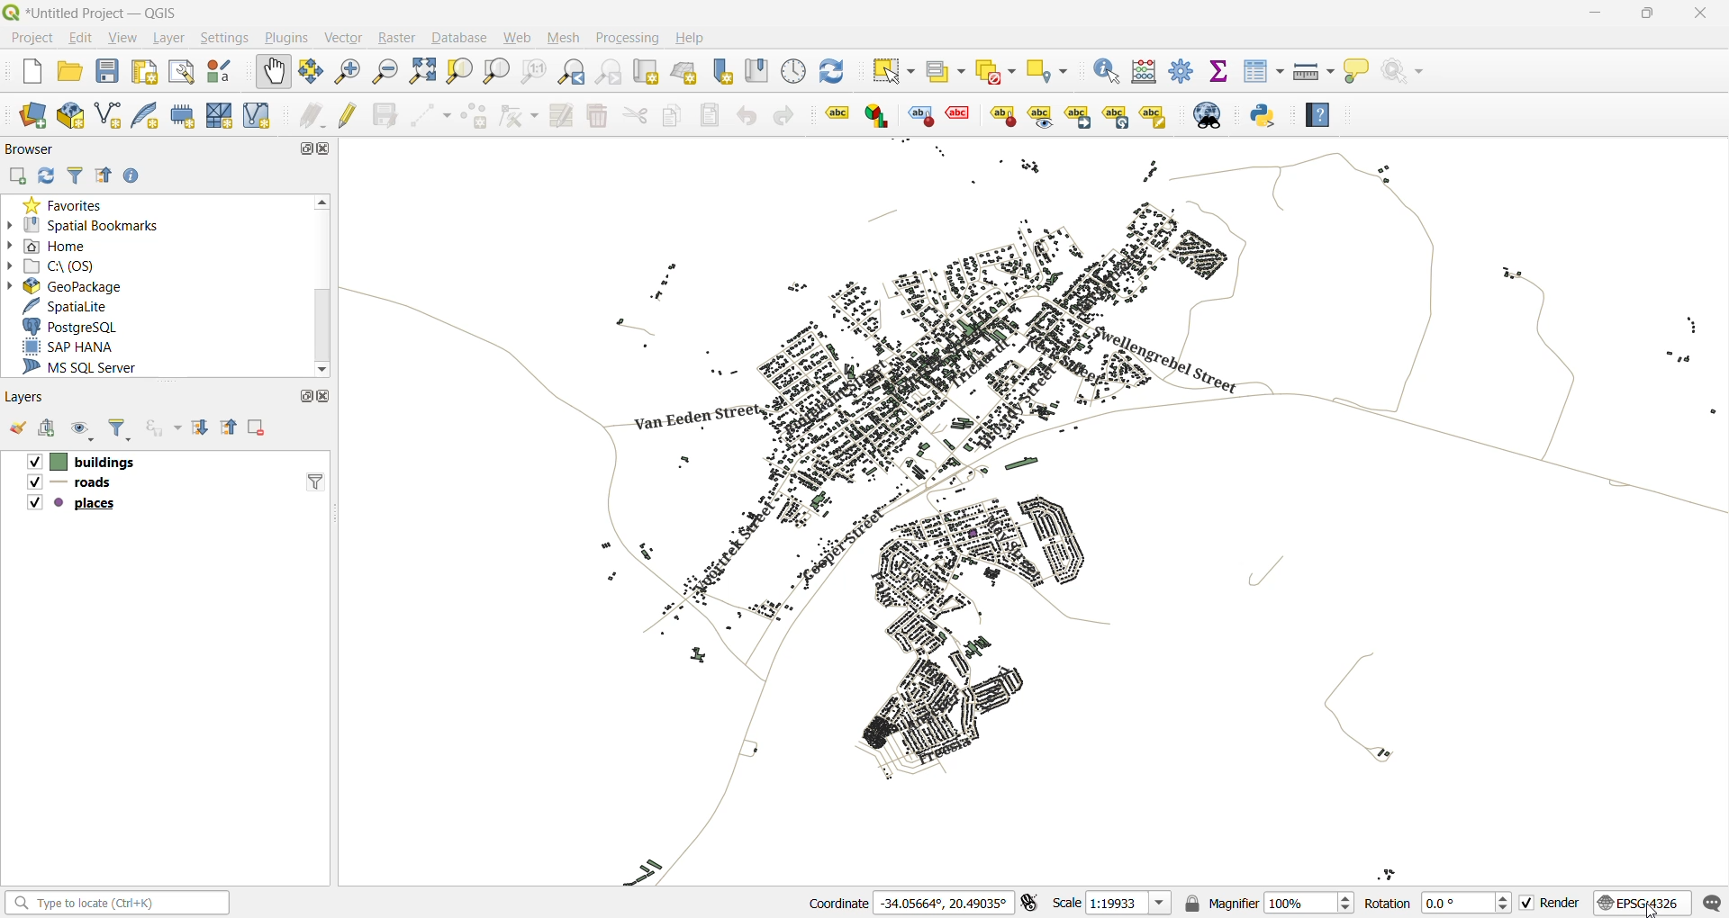 Image resolution: width=1729 pixels, height=918 pixels. What do you see at coordinates (1109, 72) in the screenshot?
I see `identify features` at bounding box center [1109, 72].